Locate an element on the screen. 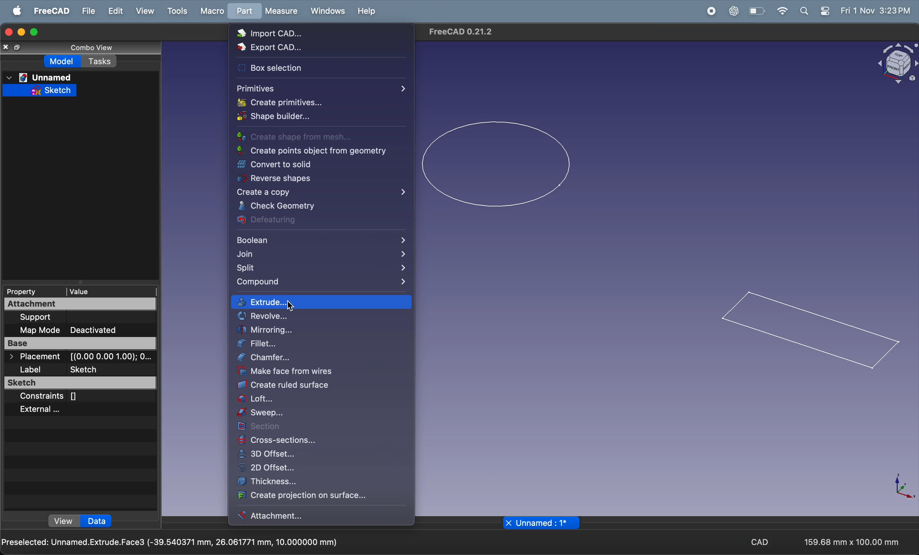 This screenshot has height=555, width=919. axis is located at coordinates (901, 487).